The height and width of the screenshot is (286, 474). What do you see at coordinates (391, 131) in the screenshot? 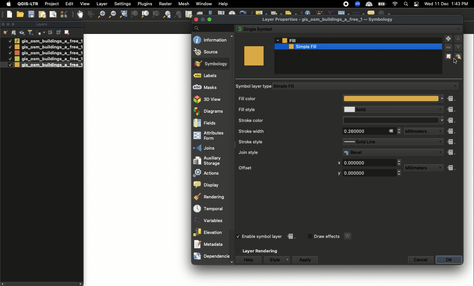
I see `Close` at bounding box center [391, 131].